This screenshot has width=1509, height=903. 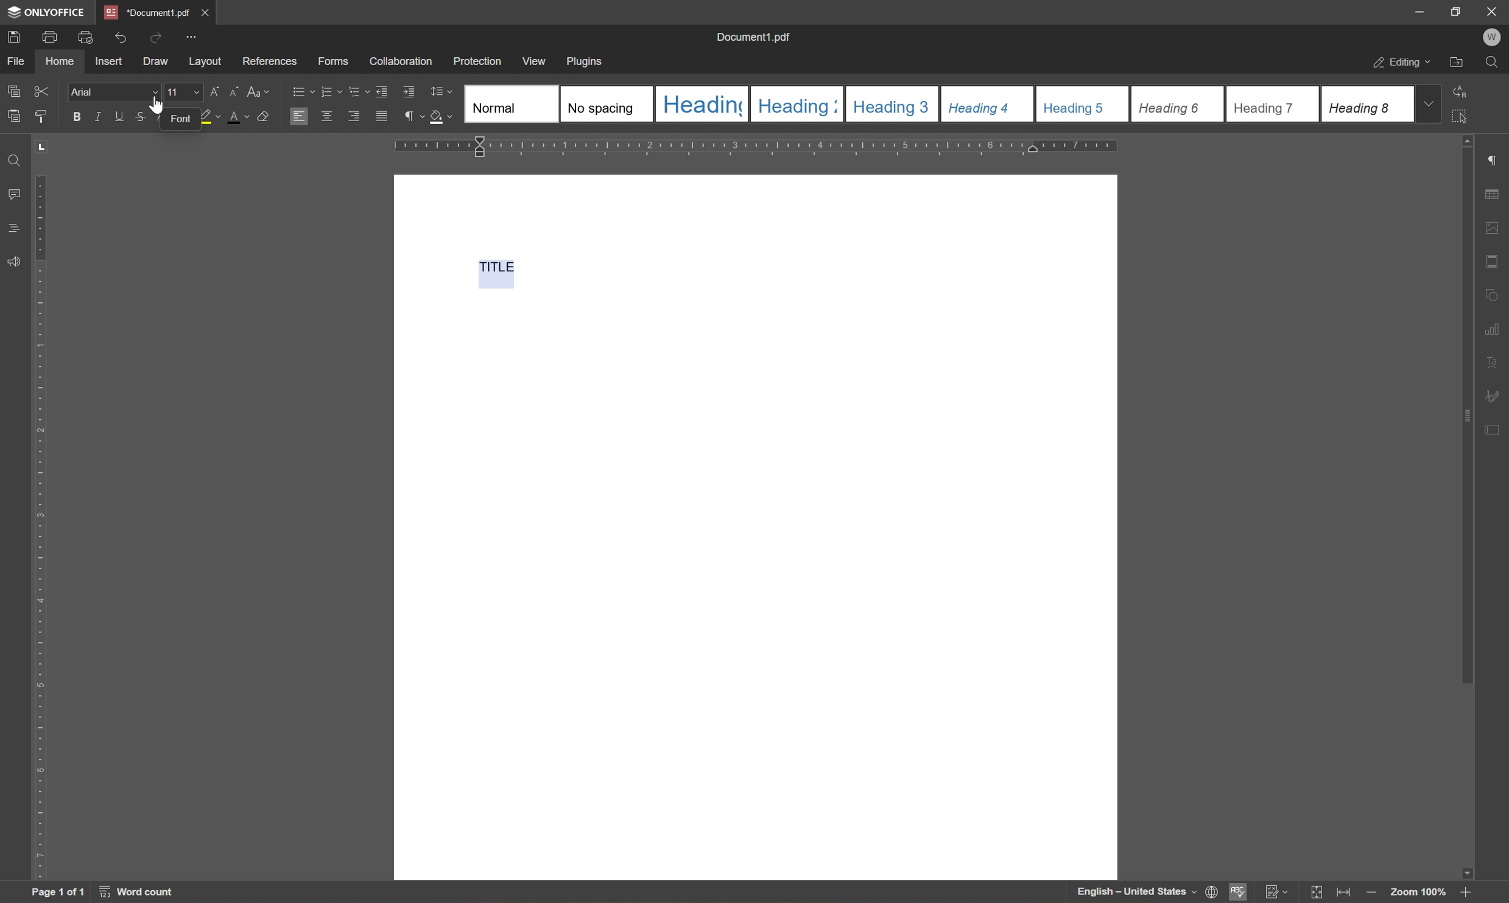 What do you see at coordinates (194, 36) in the screenshot?
I see `customize quick access toolbar` at bounding box center [194, 36].